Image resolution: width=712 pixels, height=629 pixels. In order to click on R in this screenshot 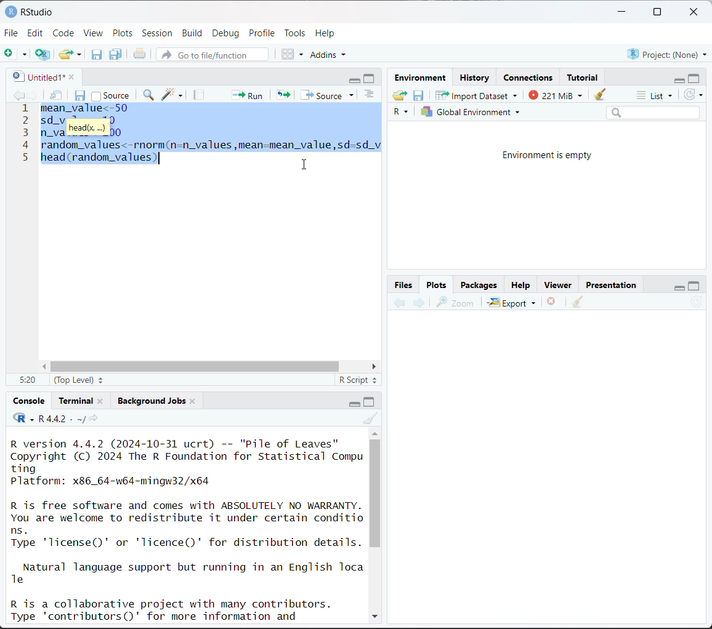, I will do `click(403, 113)`.